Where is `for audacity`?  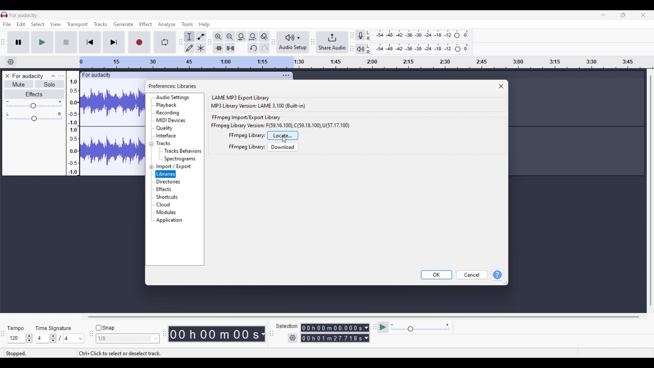
for audacity is located at coordinates (97, 75).